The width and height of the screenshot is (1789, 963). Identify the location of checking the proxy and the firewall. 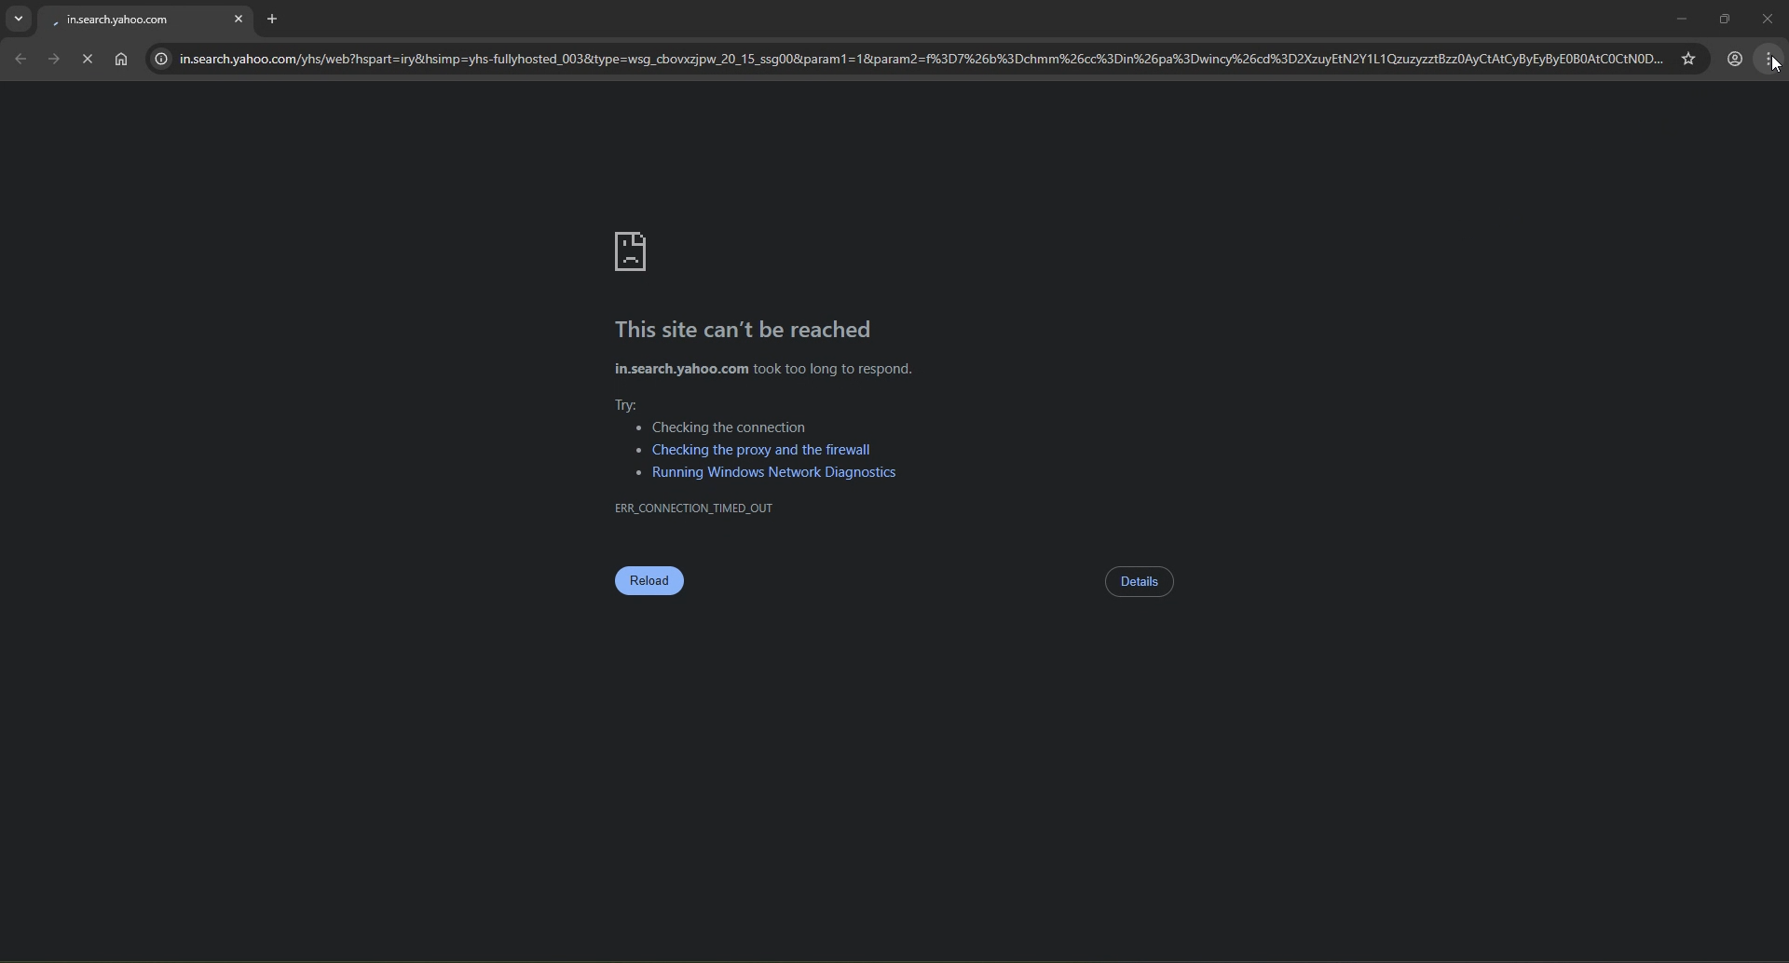
(753, 449).